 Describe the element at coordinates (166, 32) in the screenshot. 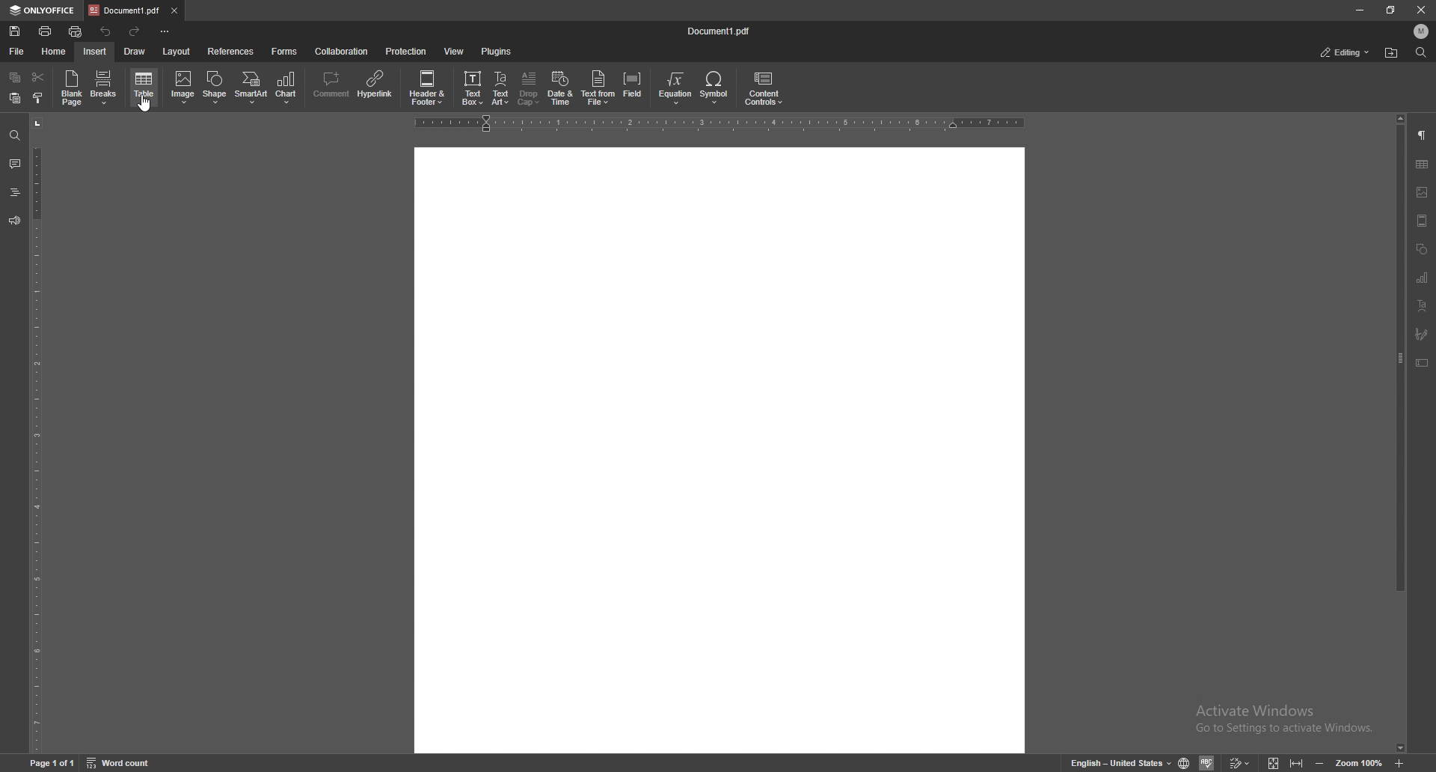

I see `configure toolbar` at that location.